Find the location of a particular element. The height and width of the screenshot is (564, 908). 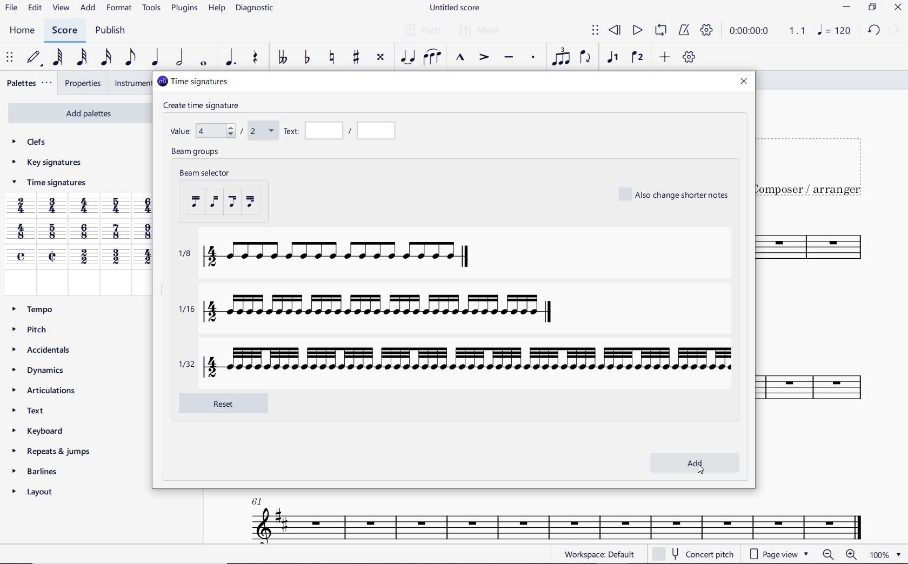

LAYOUT is located at coordinates (35, 492).